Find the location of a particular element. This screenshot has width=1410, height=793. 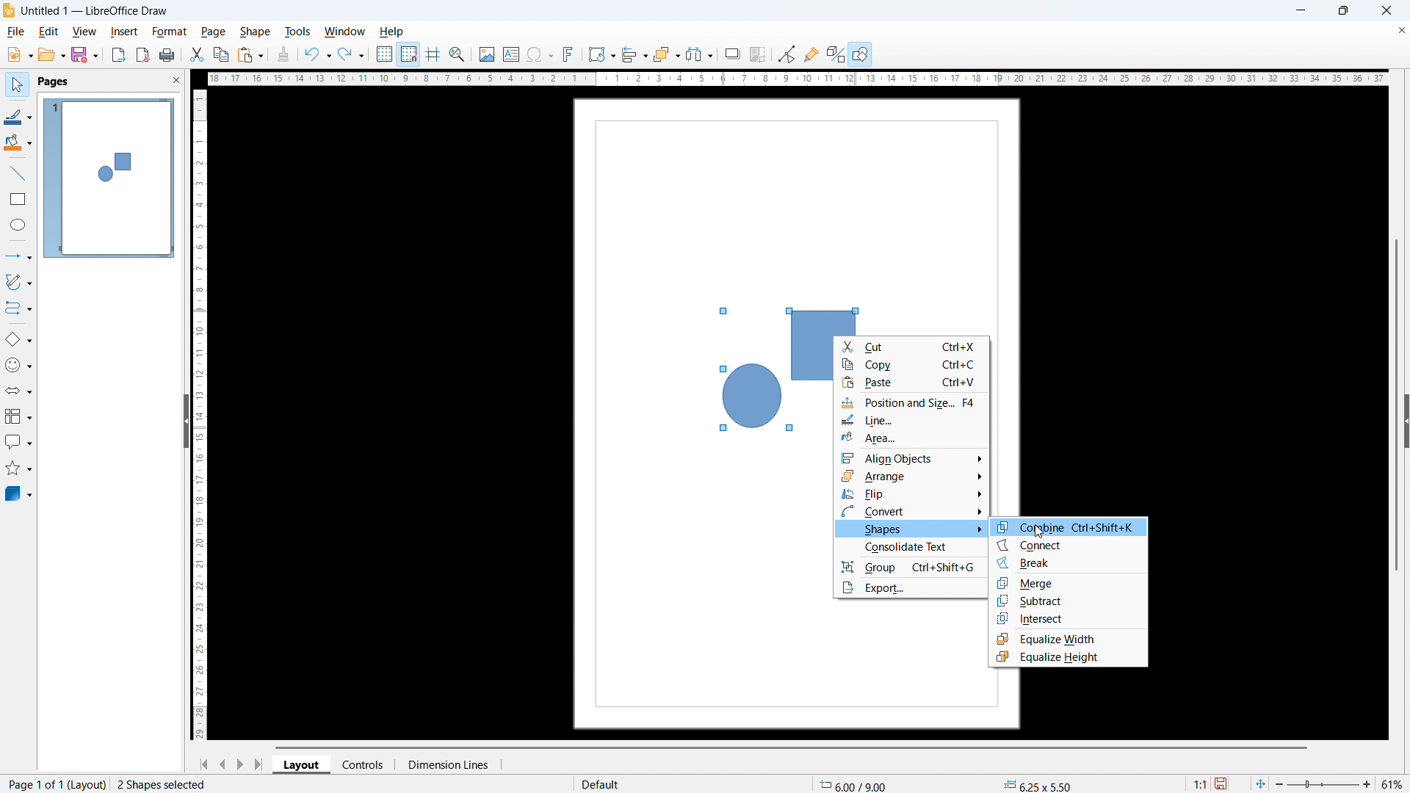

equalize width is located at coordinates (1069, 638).